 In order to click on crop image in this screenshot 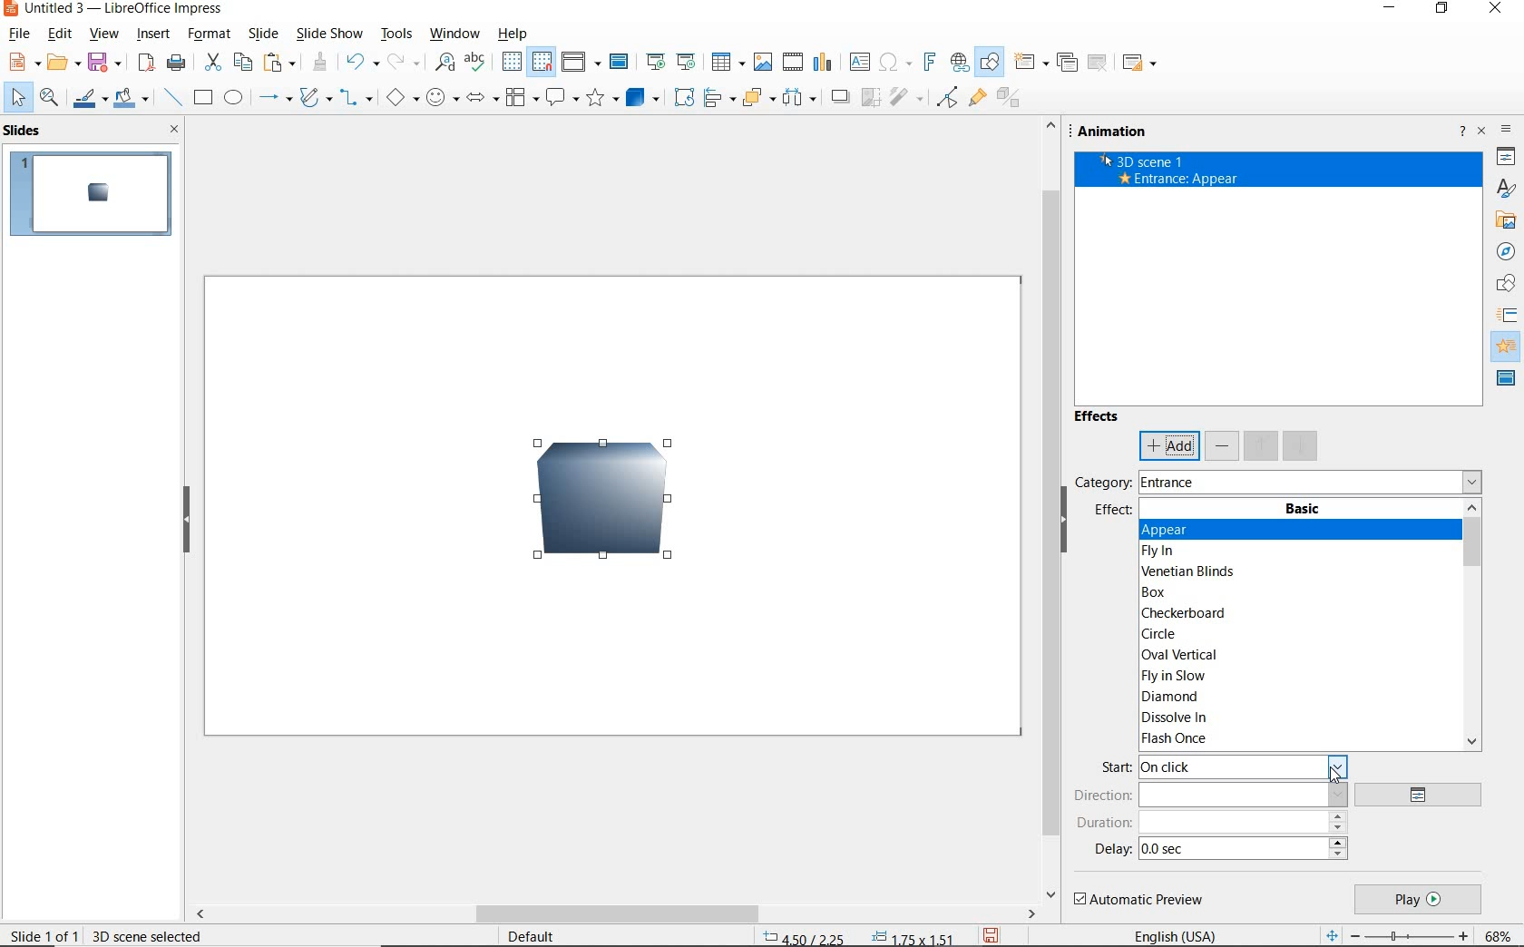, I will do `click(872, 95)`.